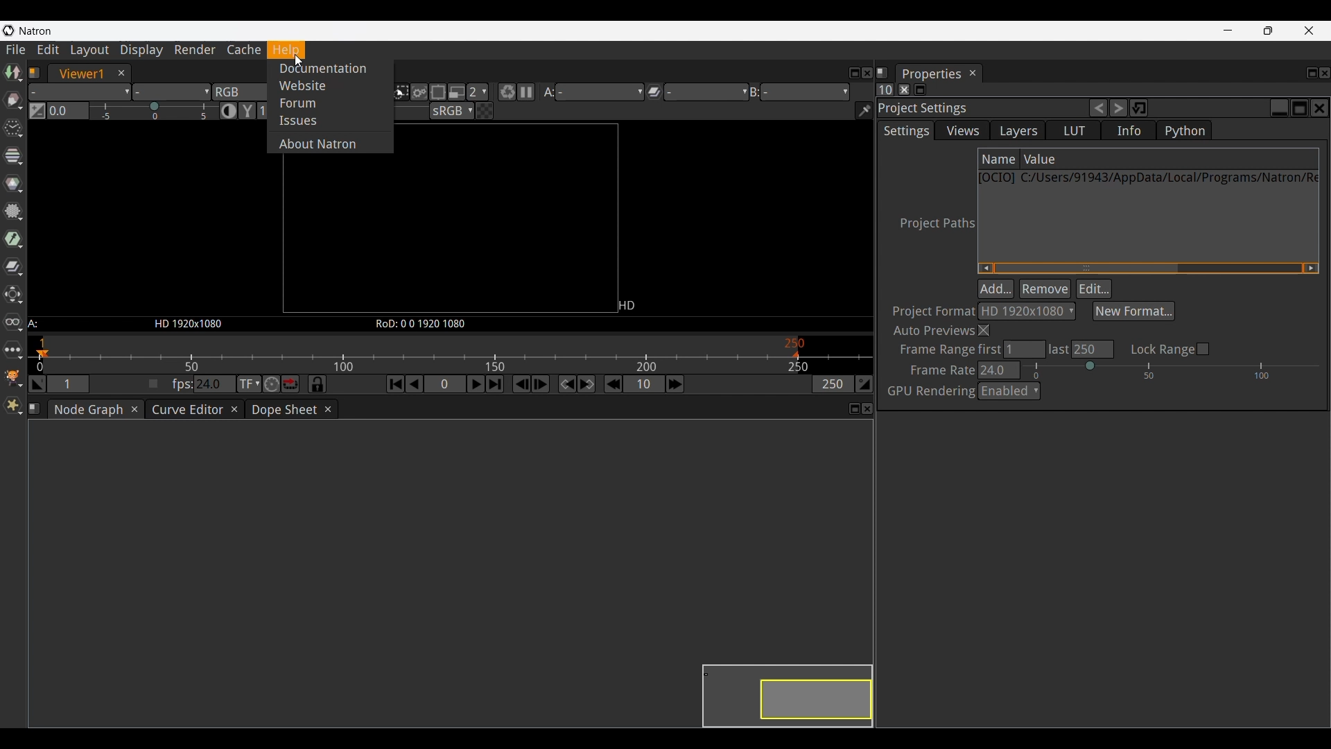  What do you see at coordinates (995, 289) in the screenshot?
I see `Add` at bounding box center [995, 289].